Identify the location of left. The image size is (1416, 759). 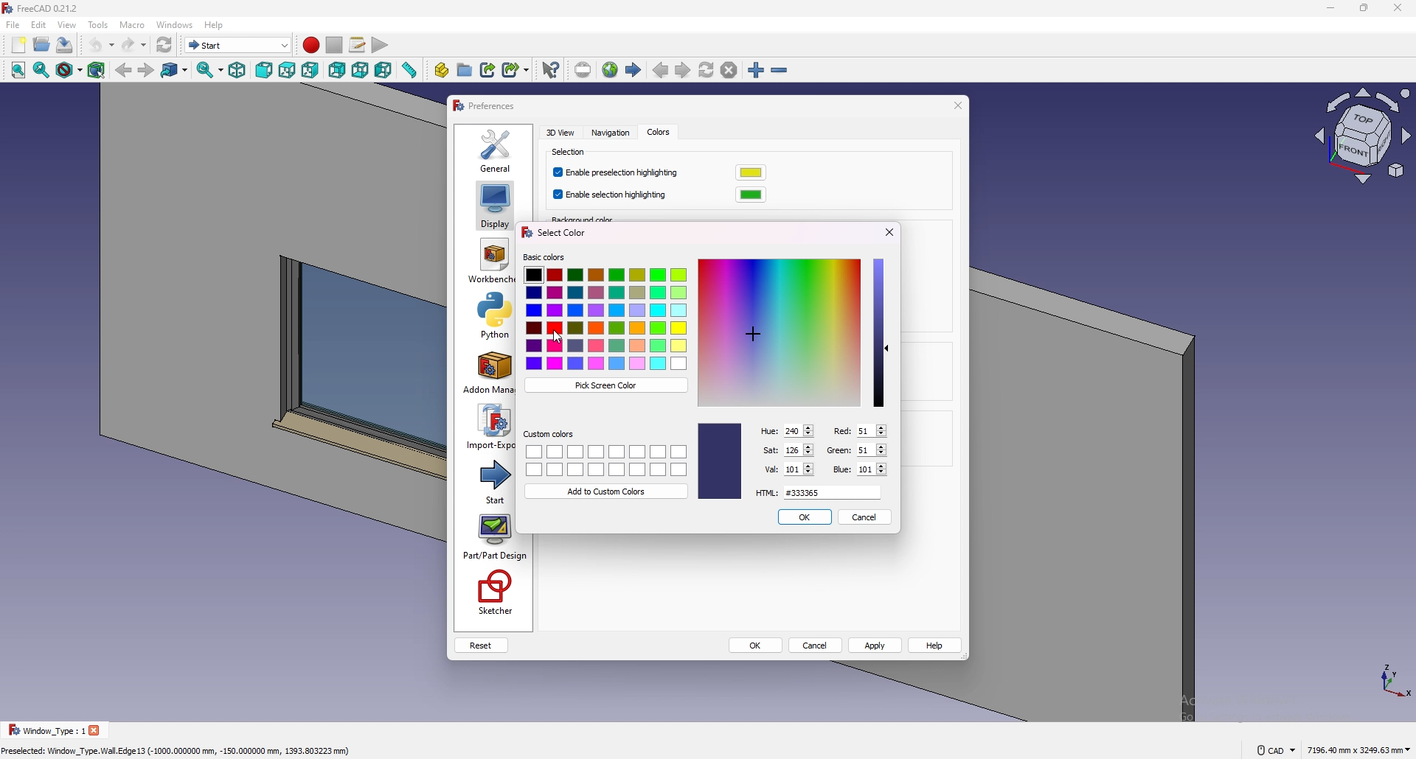
(384, 70).